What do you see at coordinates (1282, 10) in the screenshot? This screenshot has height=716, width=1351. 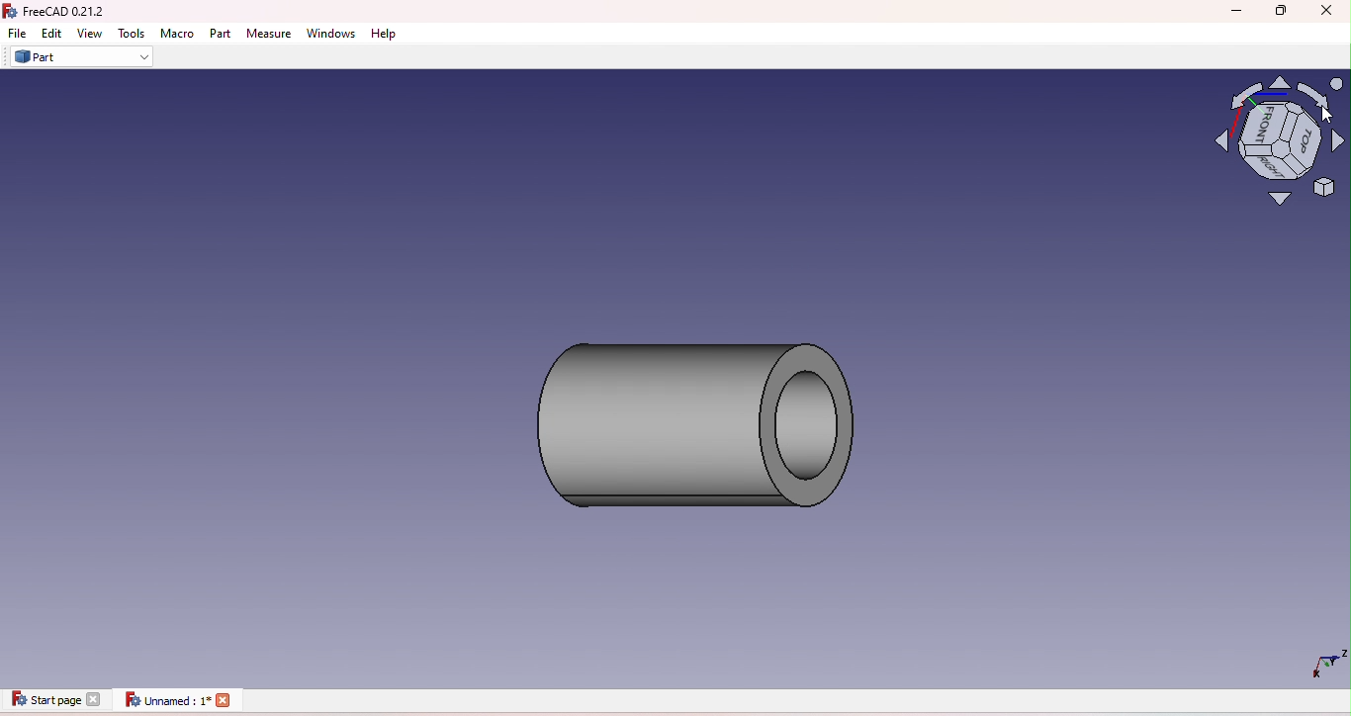 I see `Maximize` at bounding box center [1282, 10].